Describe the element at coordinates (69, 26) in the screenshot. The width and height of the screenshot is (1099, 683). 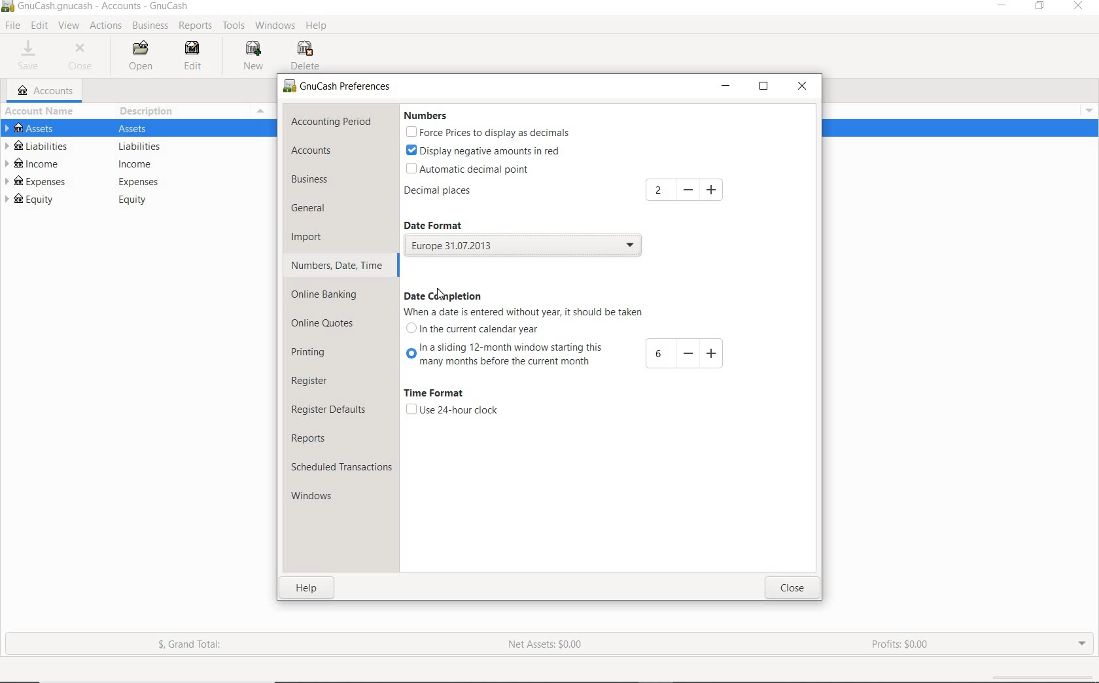
I see `VIEW` at that location.